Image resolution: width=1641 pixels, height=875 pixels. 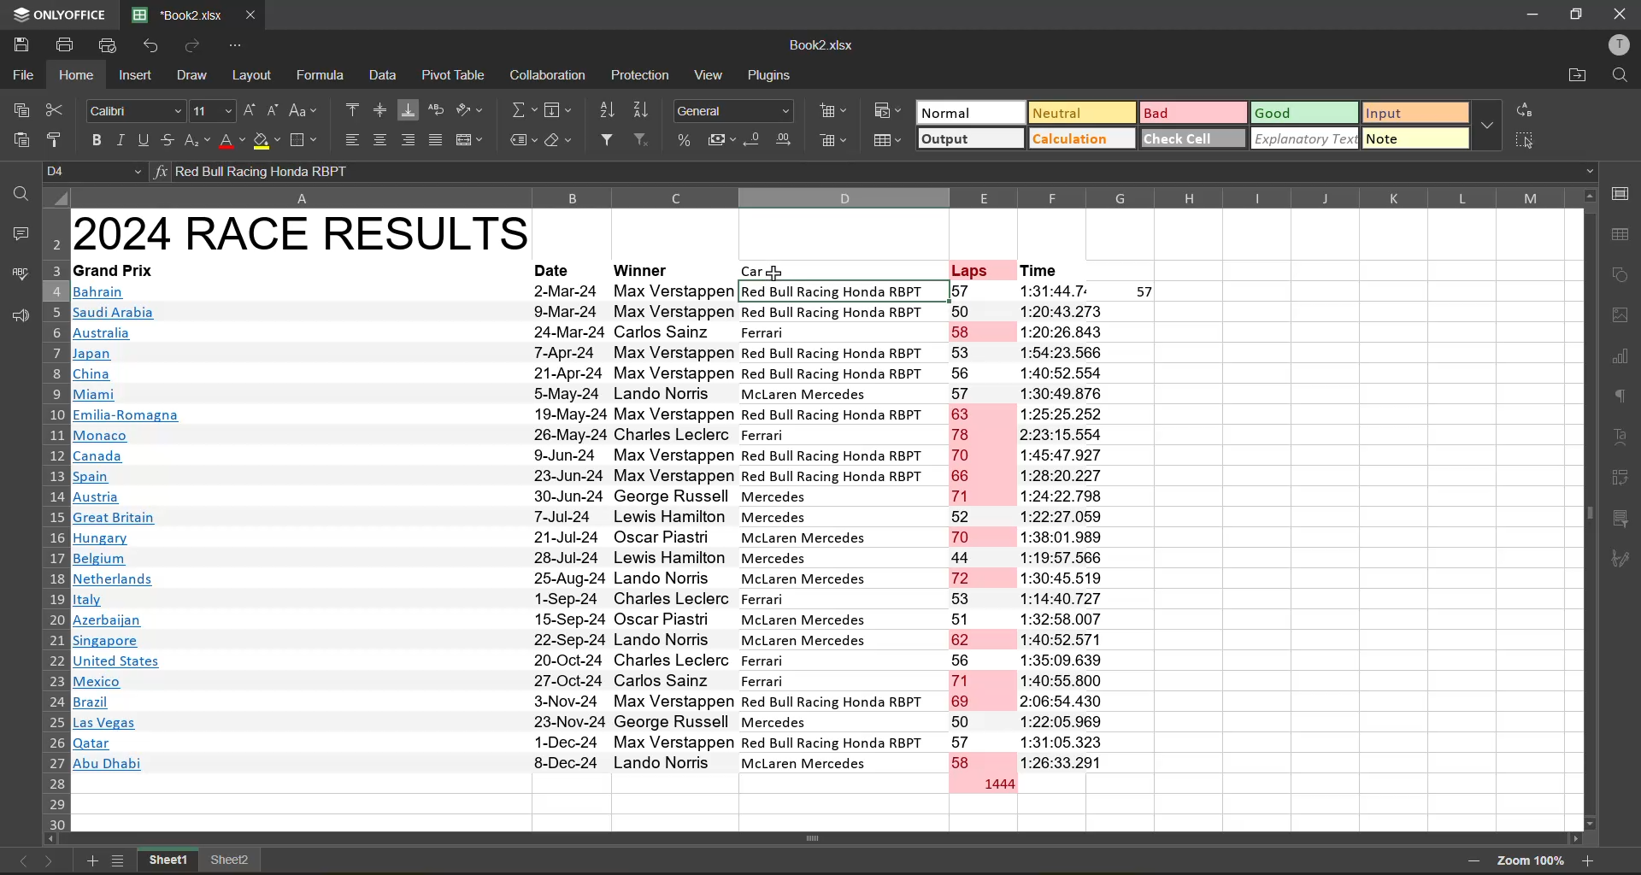 What do you see at coordinates (50, 860) in the screenshot?
I see `next` at bounding box center [50, 860].